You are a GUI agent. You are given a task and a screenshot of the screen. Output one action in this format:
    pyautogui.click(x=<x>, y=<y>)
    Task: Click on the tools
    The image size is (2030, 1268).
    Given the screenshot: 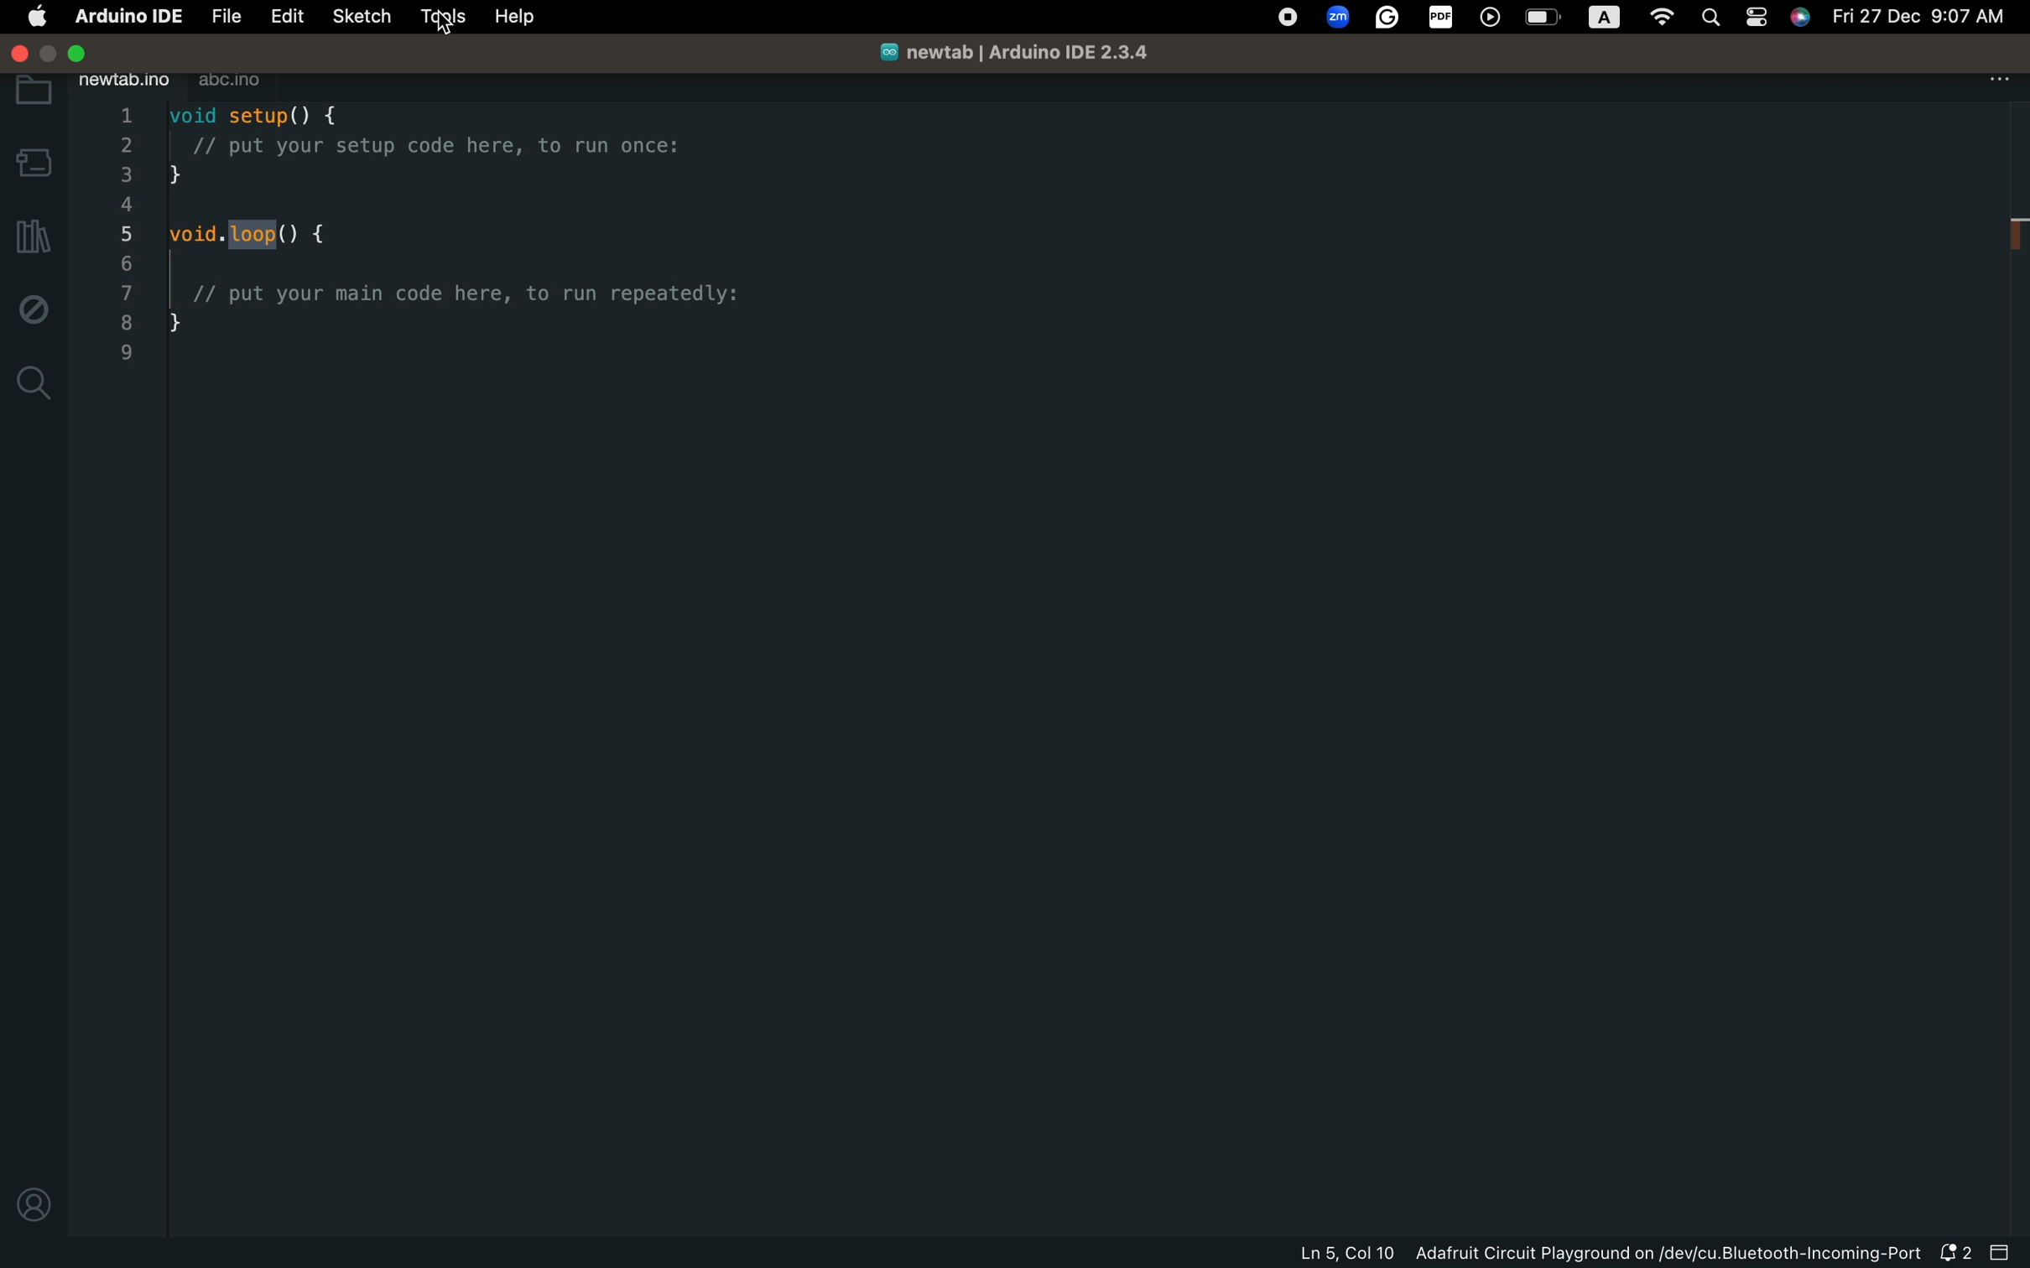 What is the action you would take?
    pyautogui.click(x=440, y=16)
    